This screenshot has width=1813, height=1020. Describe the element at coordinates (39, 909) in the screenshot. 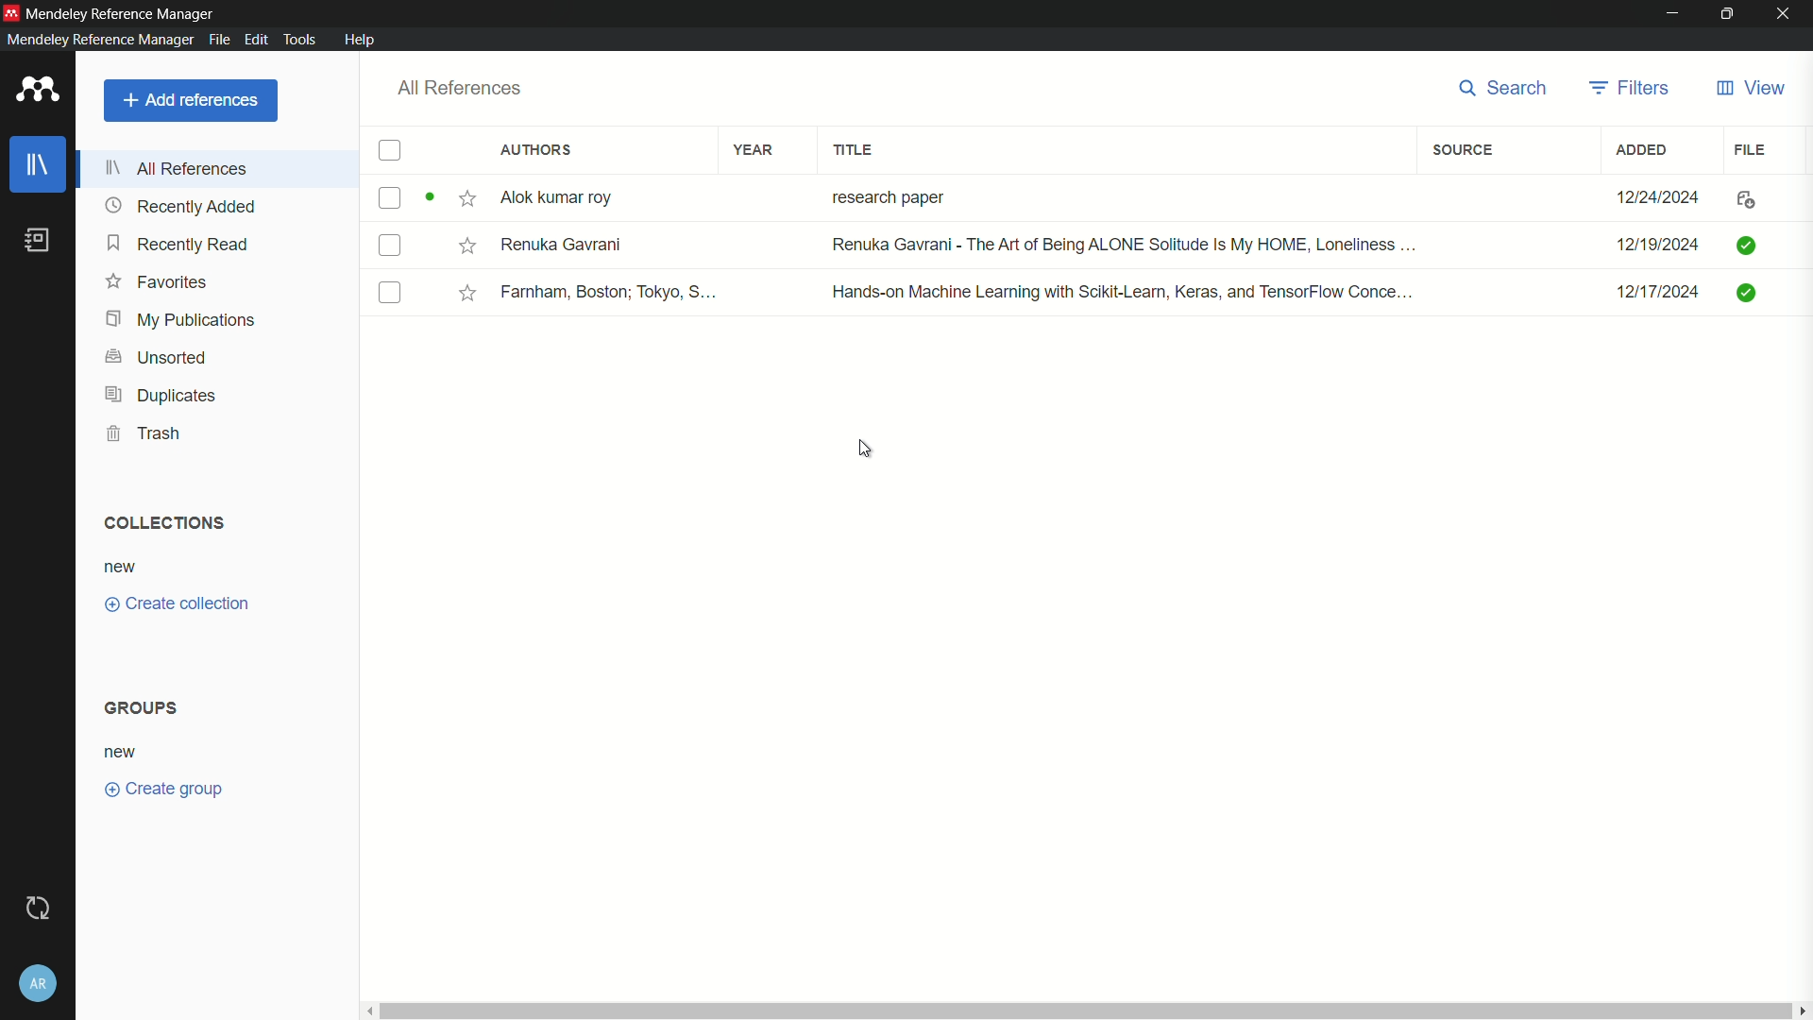

I see `sync` at that location.